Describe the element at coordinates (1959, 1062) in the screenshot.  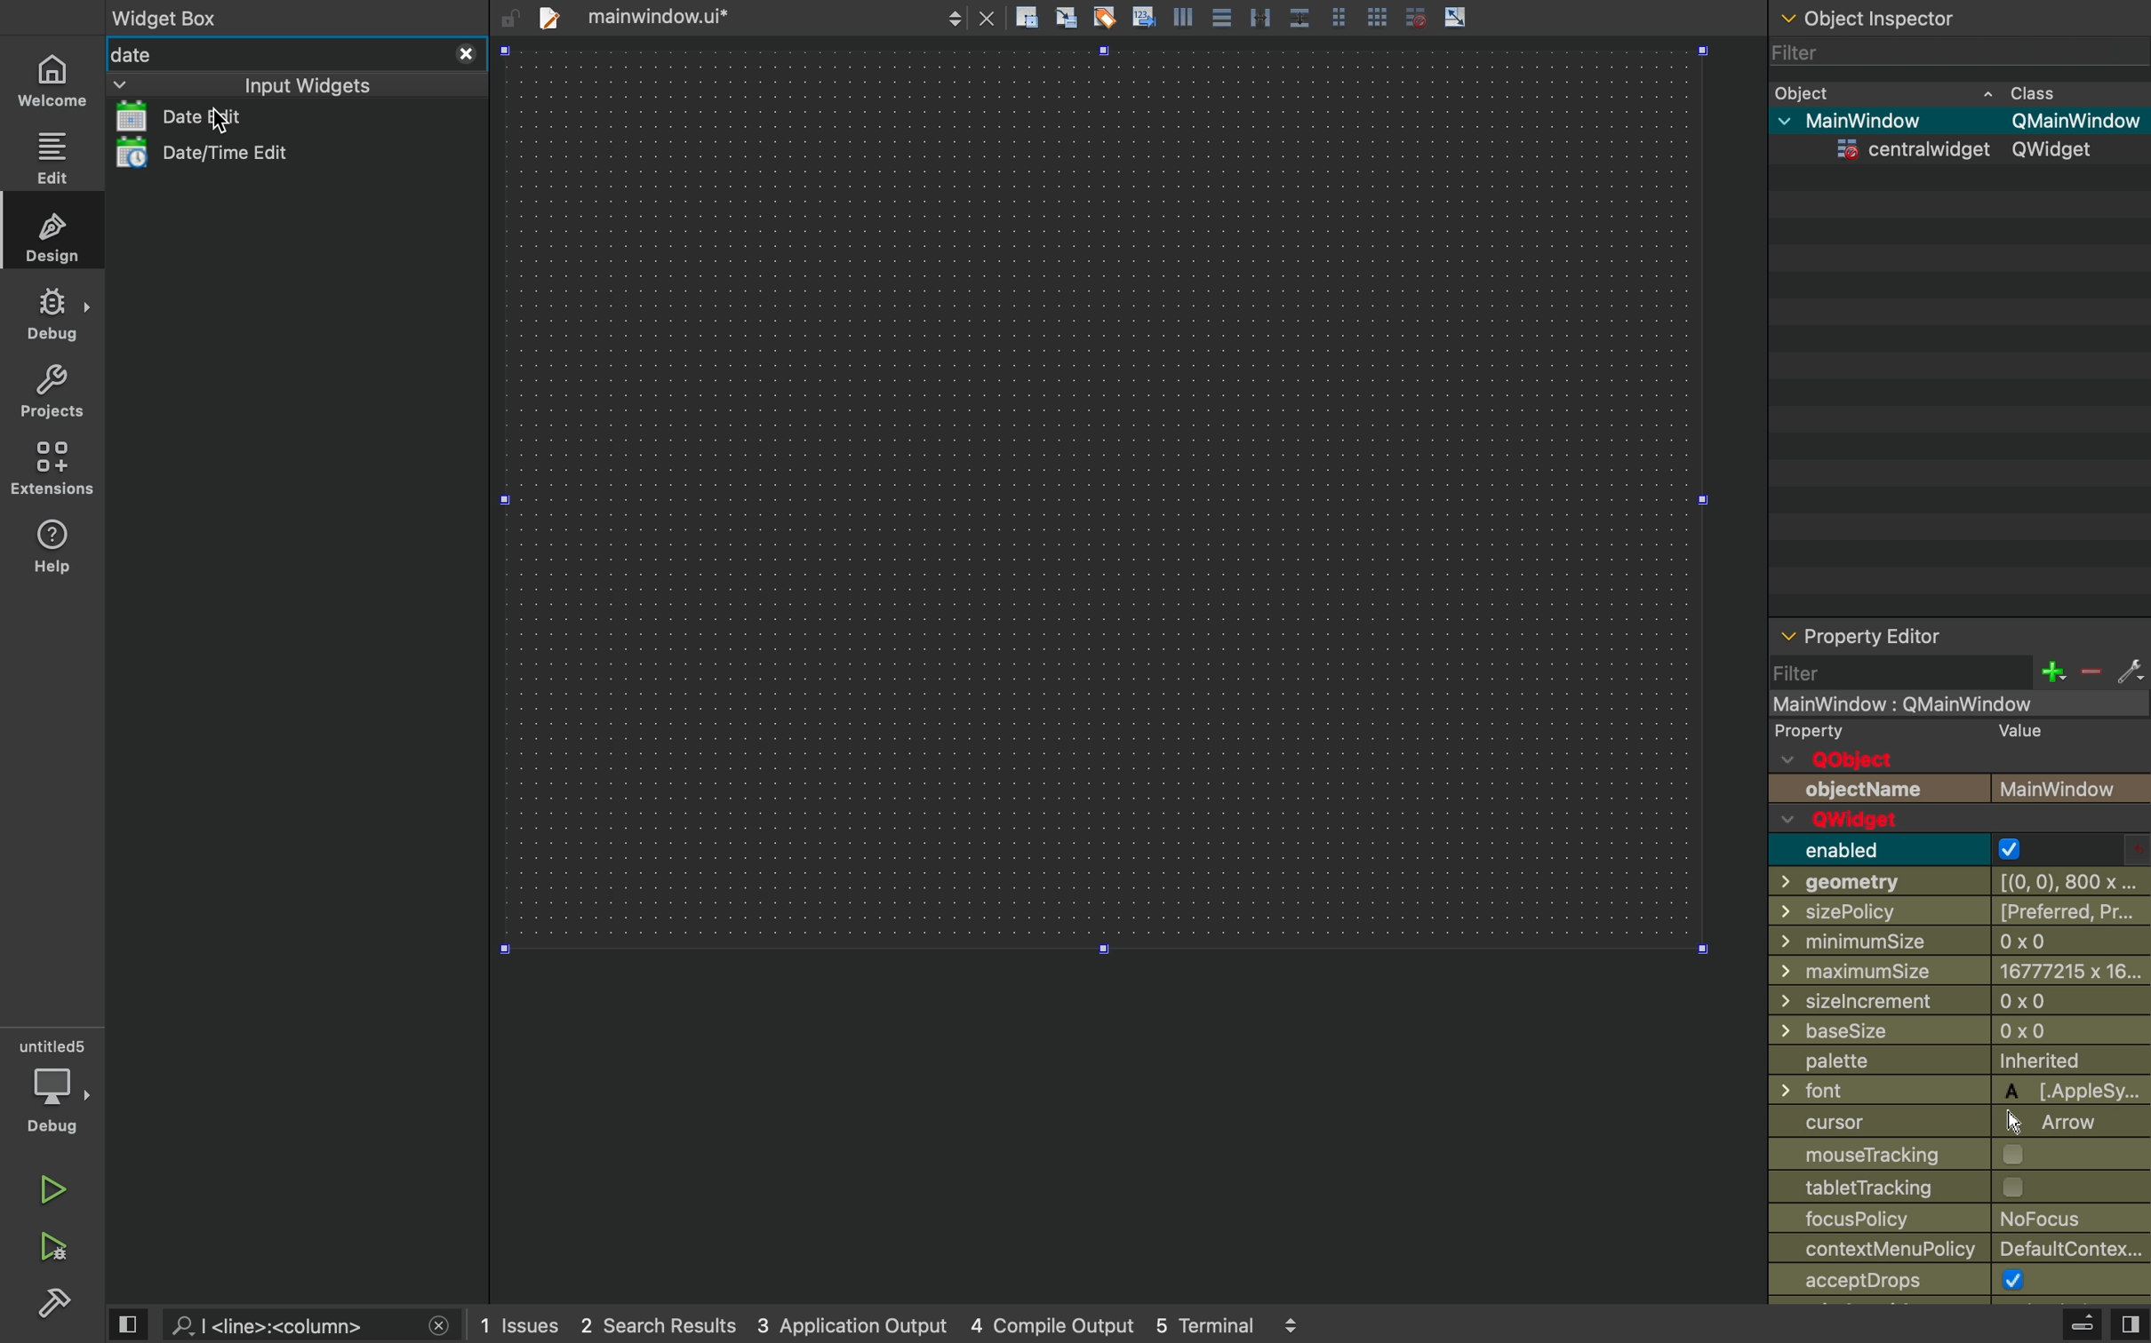
I see `palette` at that location.